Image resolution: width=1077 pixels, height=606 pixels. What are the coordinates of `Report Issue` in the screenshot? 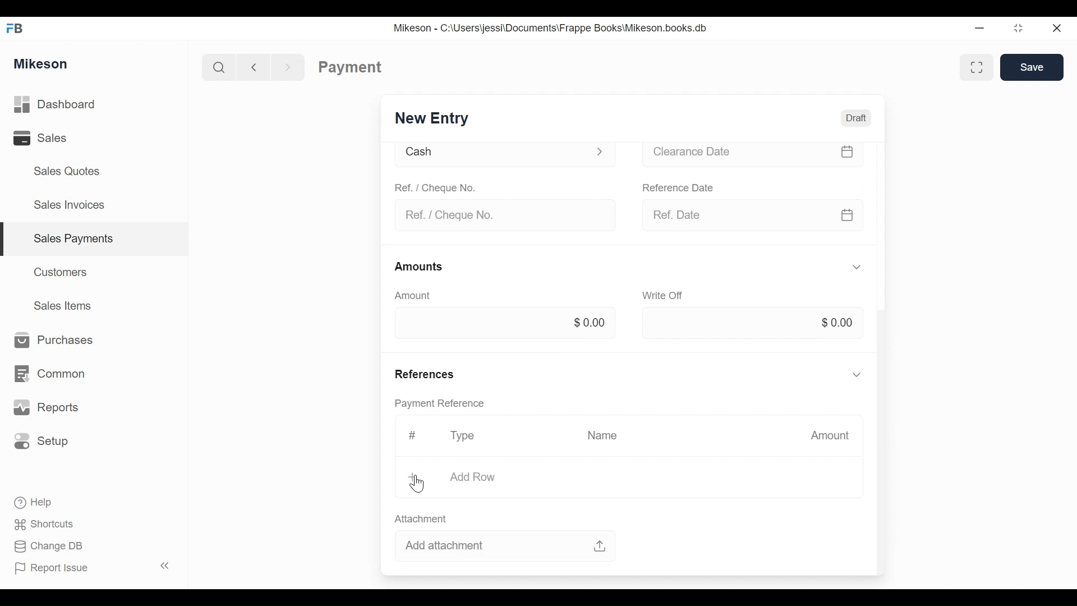 It's located at (57, 568).